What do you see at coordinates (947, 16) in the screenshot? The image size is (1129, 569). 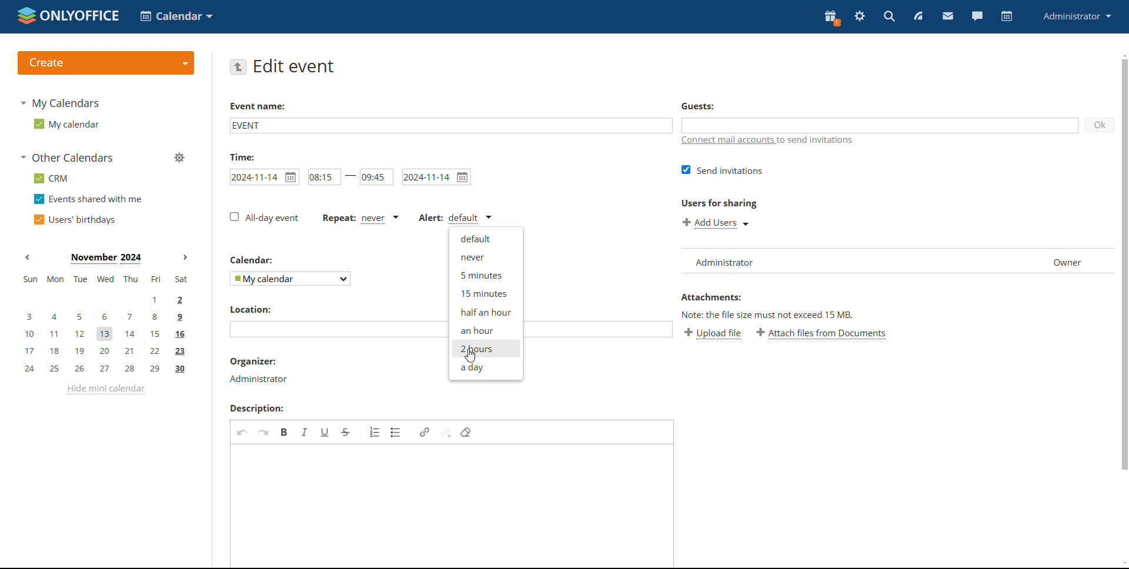 I see `mail` at bounding box center [947, 16].